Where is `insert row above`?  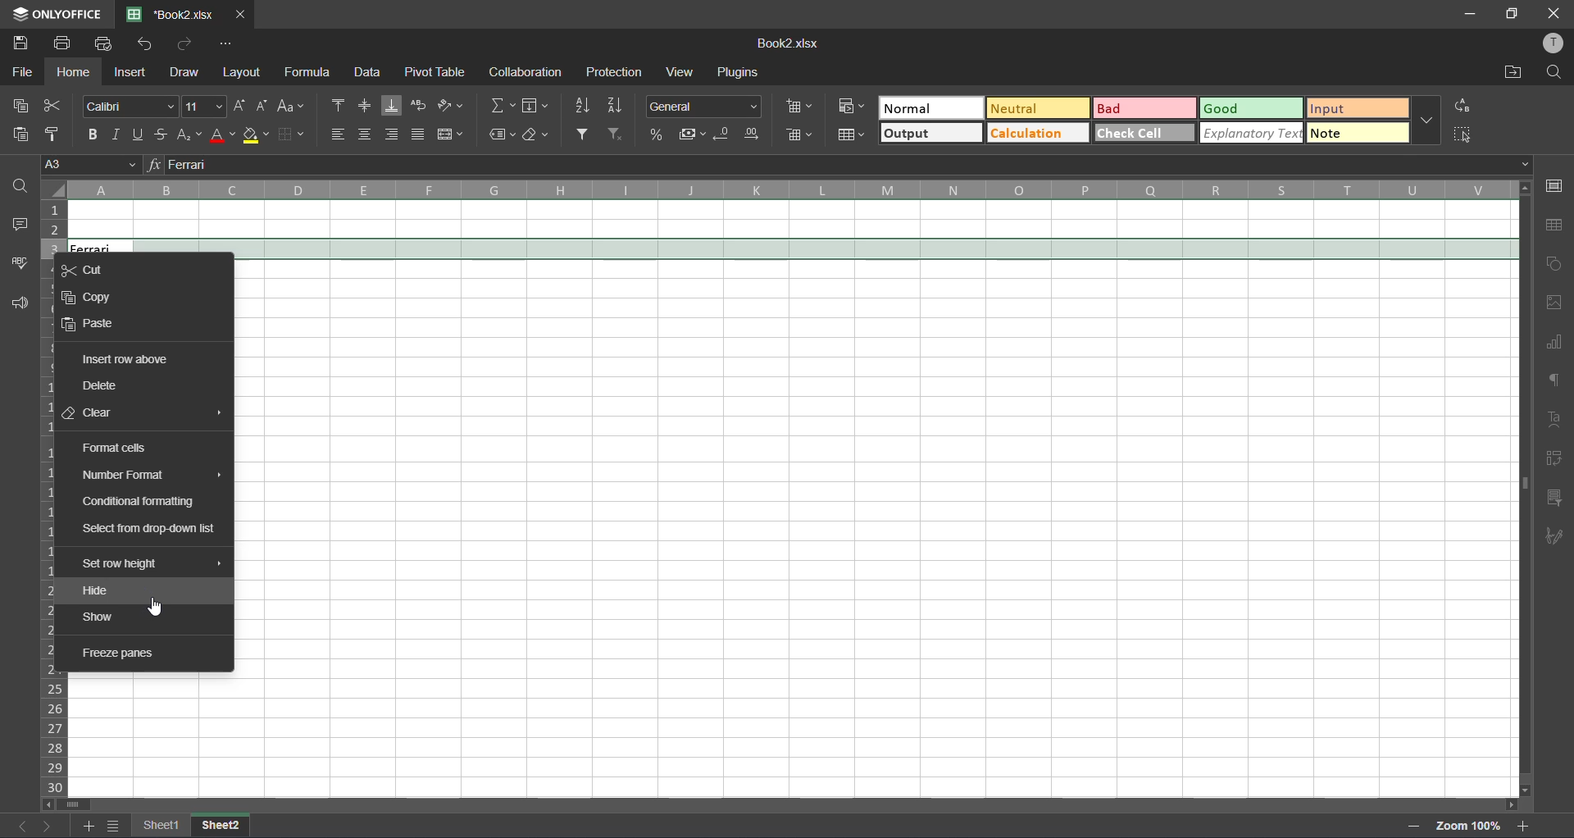
insert row above is located at coordinates (125, 359).